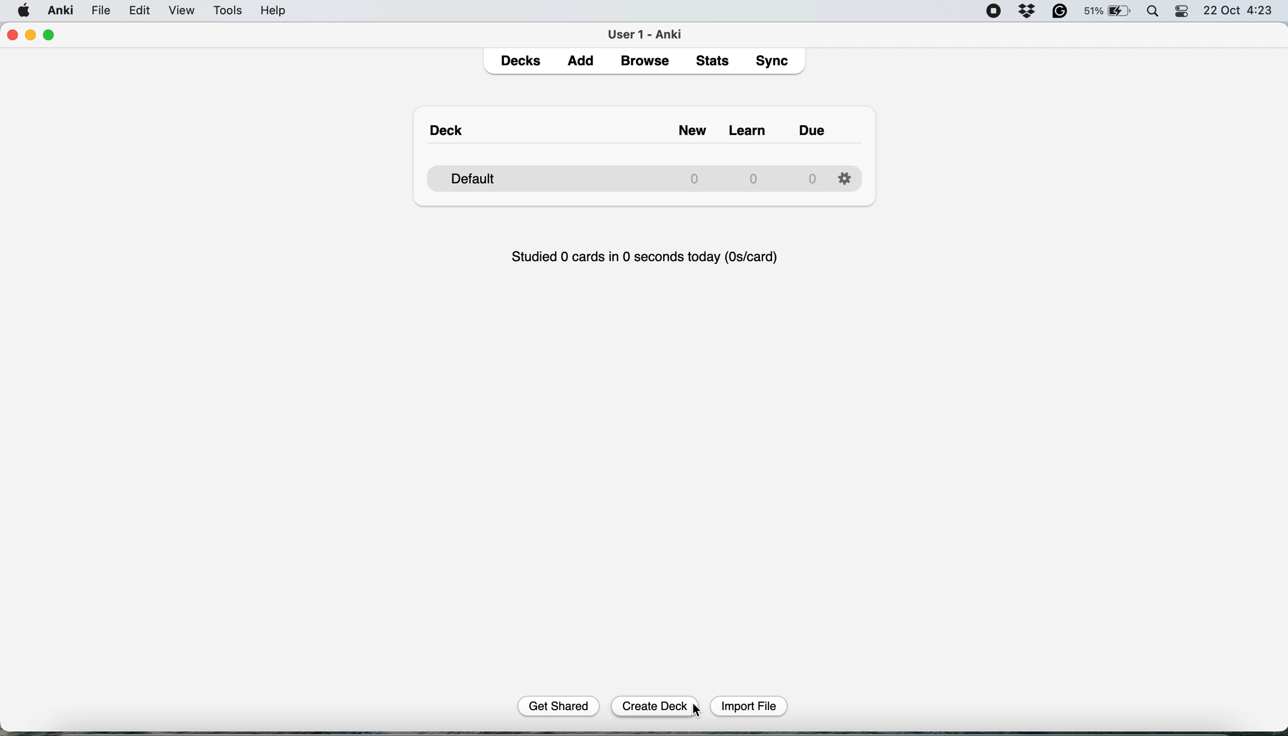 This screenshot has width=1288, height=736. What do you see at coordinates (822, 126) in the screenshot?
I see `Due` at bounding box center [822, 126].